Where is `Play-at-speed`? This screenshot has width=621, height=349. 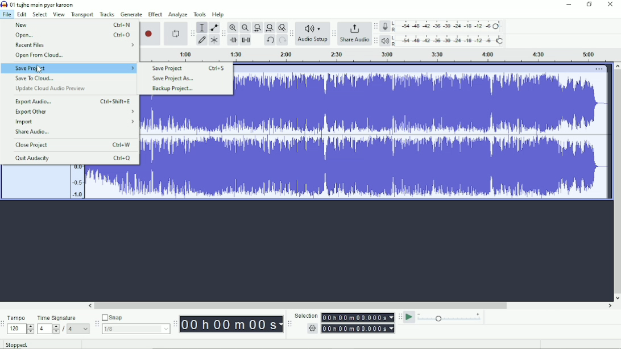
Play-at-speed is located at coordinates (409, 317).